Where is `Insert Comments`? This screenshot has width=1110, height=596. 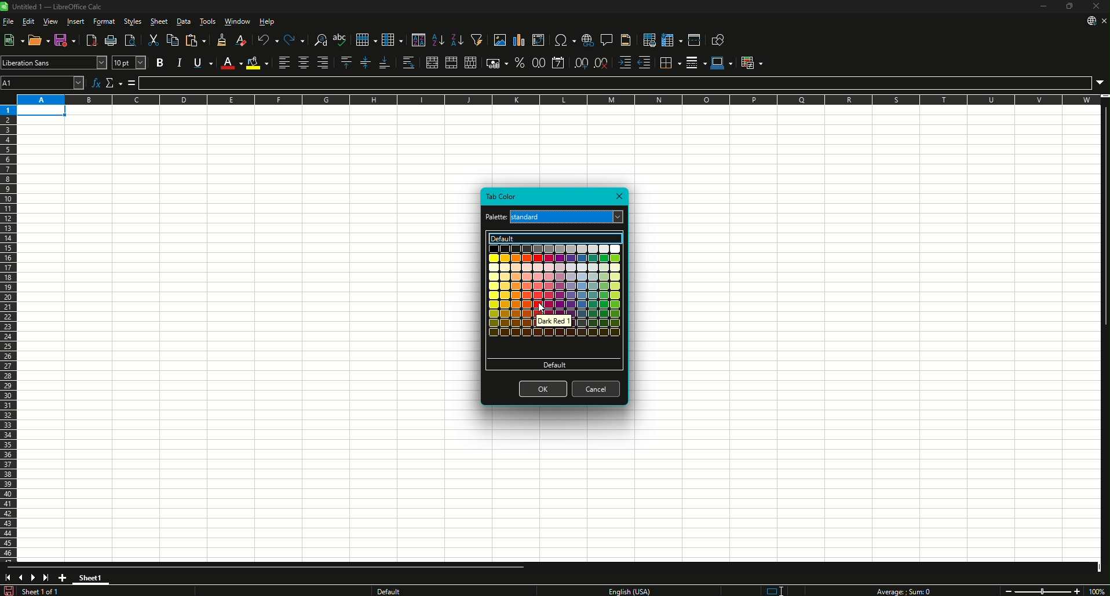
Insert Comments is located at coordinates (607, 40).